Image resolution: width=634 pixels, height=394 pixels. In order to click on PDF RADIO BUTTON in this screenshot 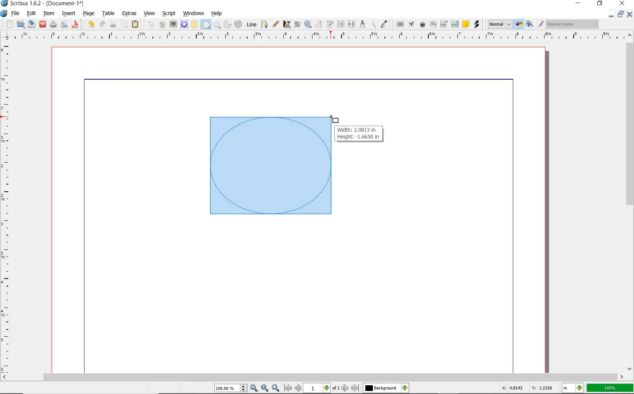, I will do `click(423, 24)`.